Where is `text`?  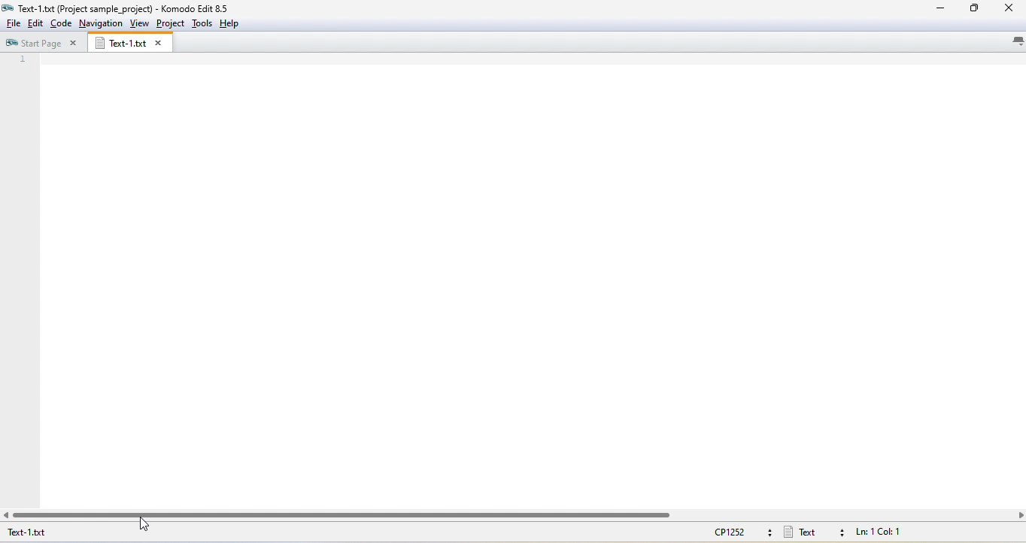 text is located at coordinates (815, 532).